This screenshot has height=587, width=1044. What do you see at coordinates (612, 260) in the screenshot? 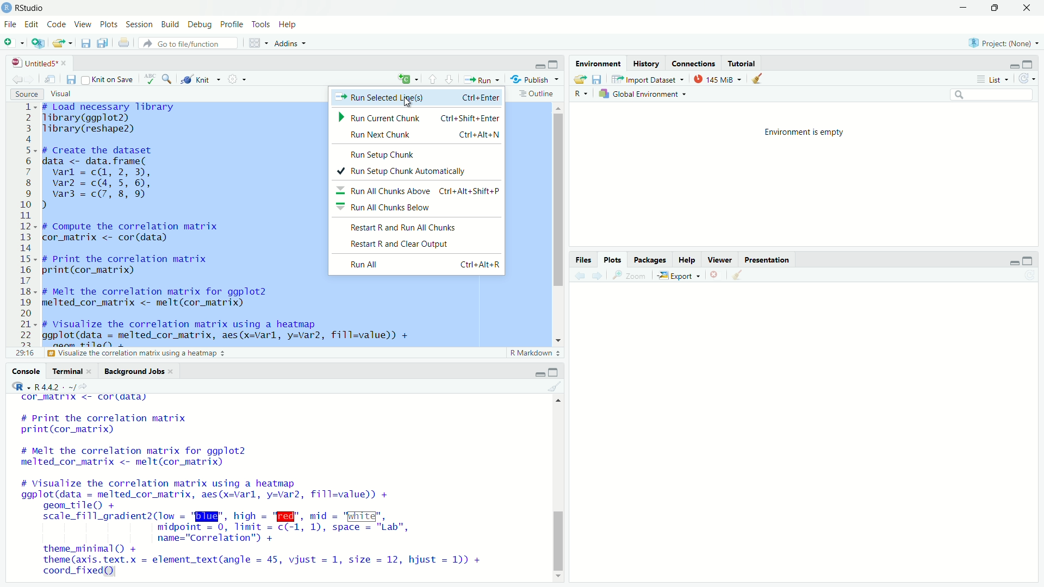
I see `plots` at bounding box center [612, 260].